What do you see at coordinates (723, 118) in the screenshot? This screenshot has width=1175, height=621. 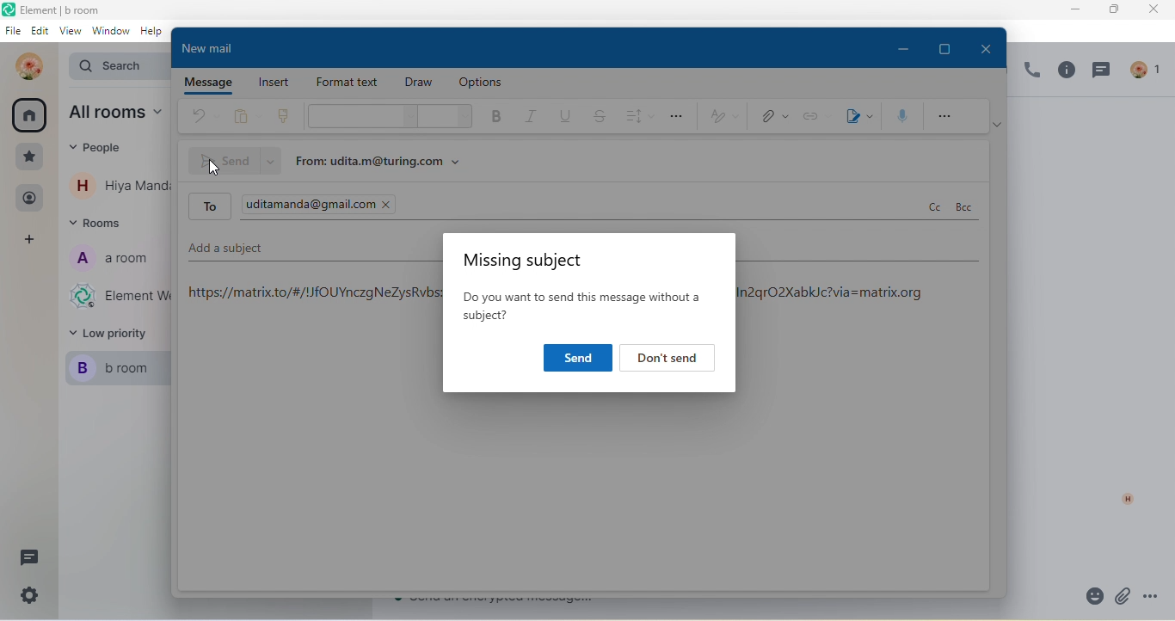 I see `style` at bounding box center [723, 118].